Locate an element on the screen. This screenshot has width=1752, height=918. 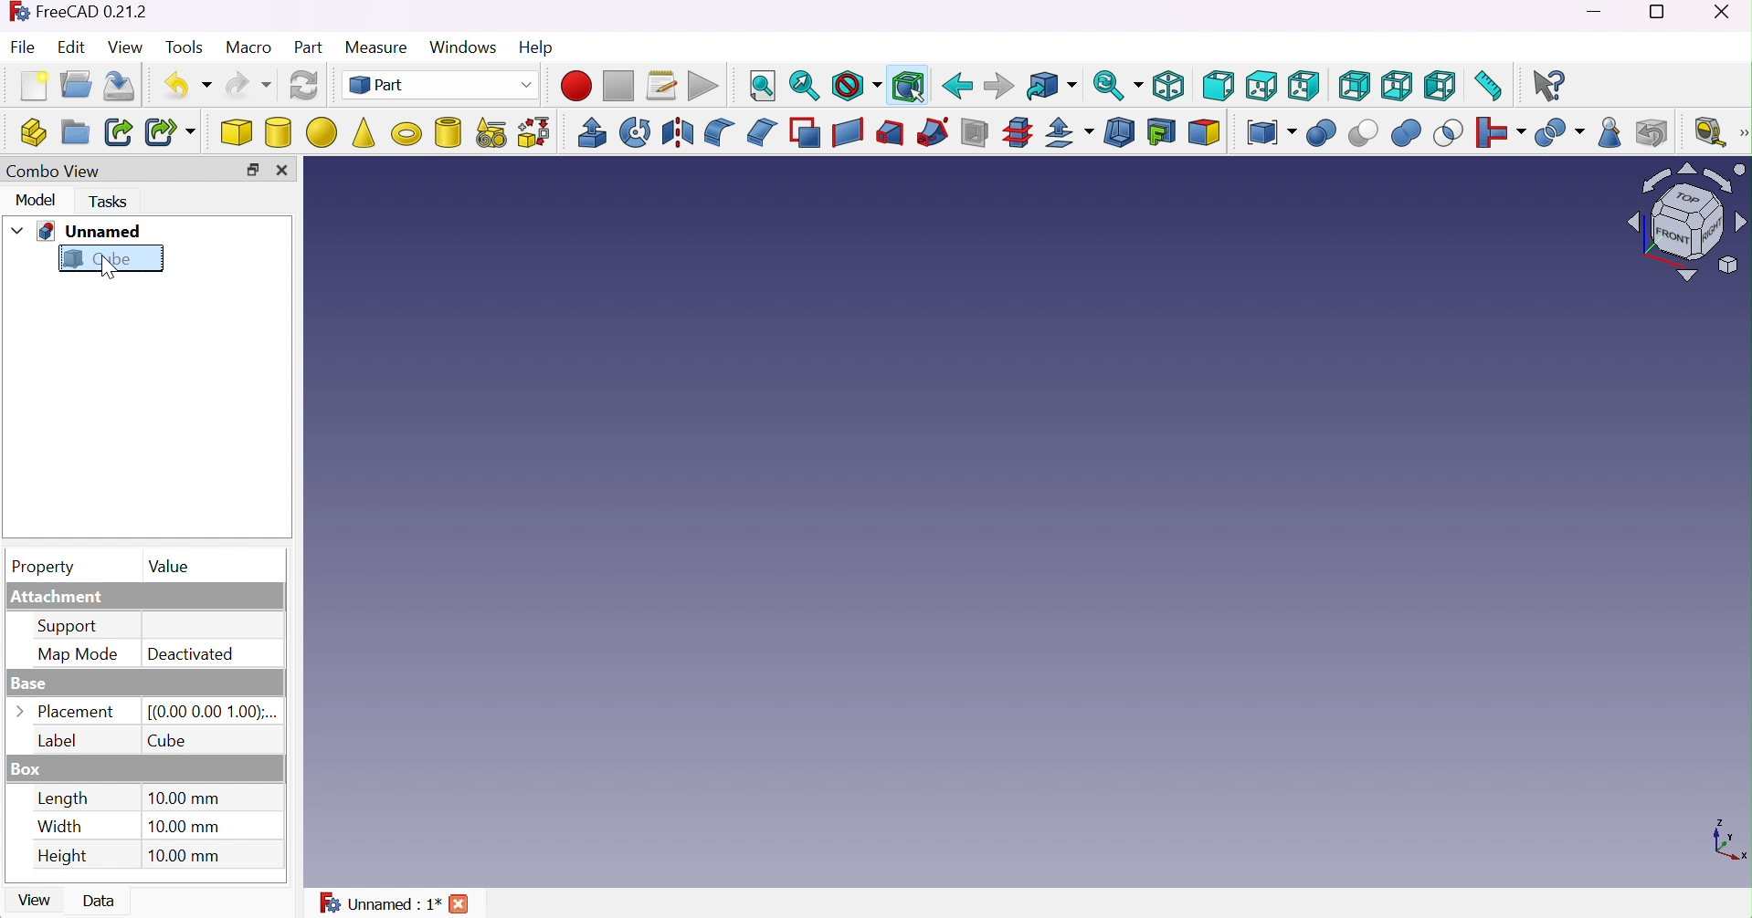
Box is located at coordinates (26, 770).